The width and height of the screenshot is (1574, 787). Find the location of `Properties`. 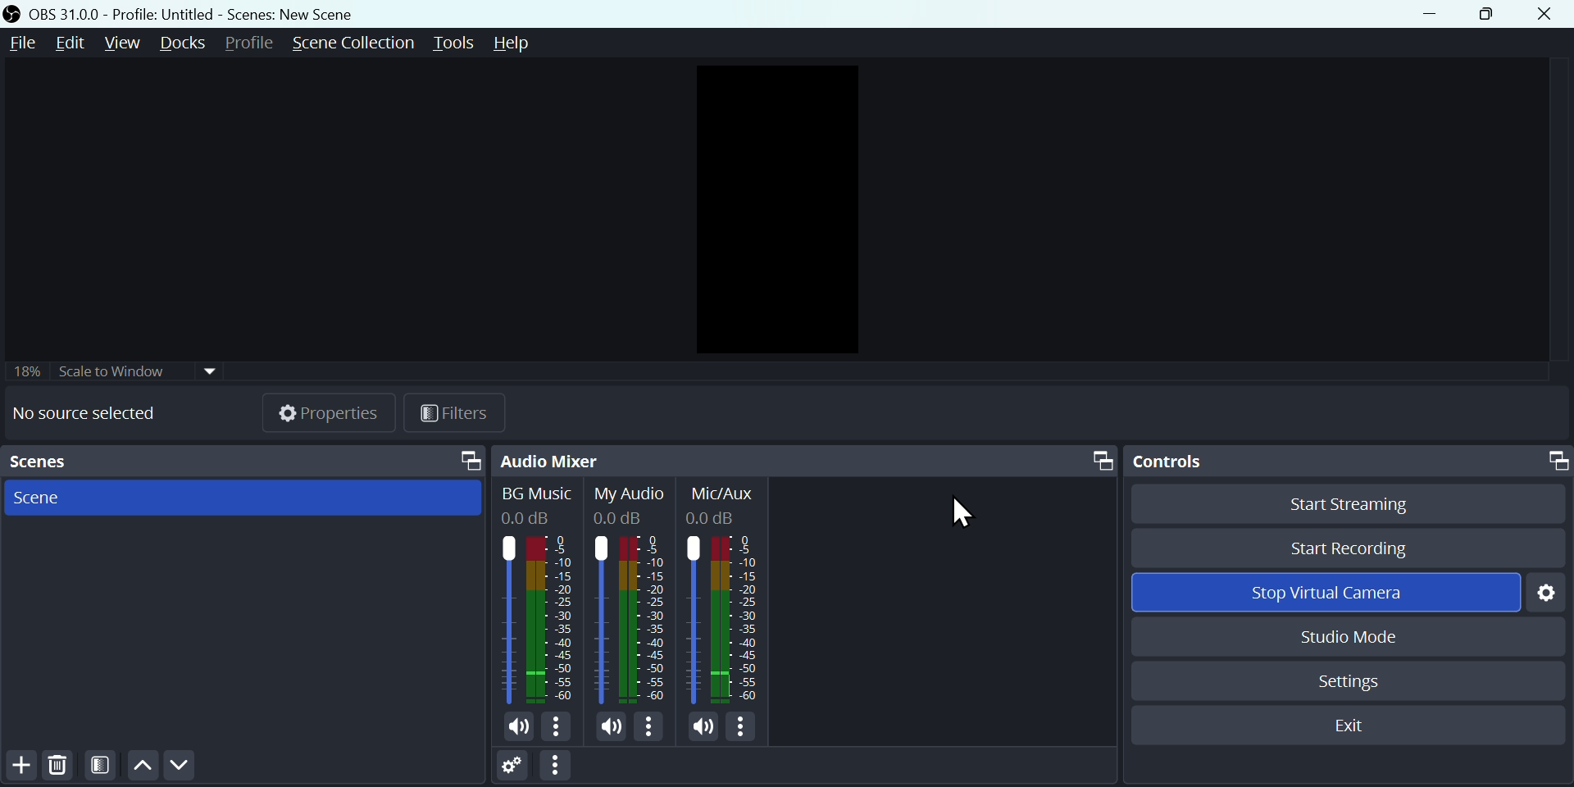

Properties is located at coordinates (330, 411).